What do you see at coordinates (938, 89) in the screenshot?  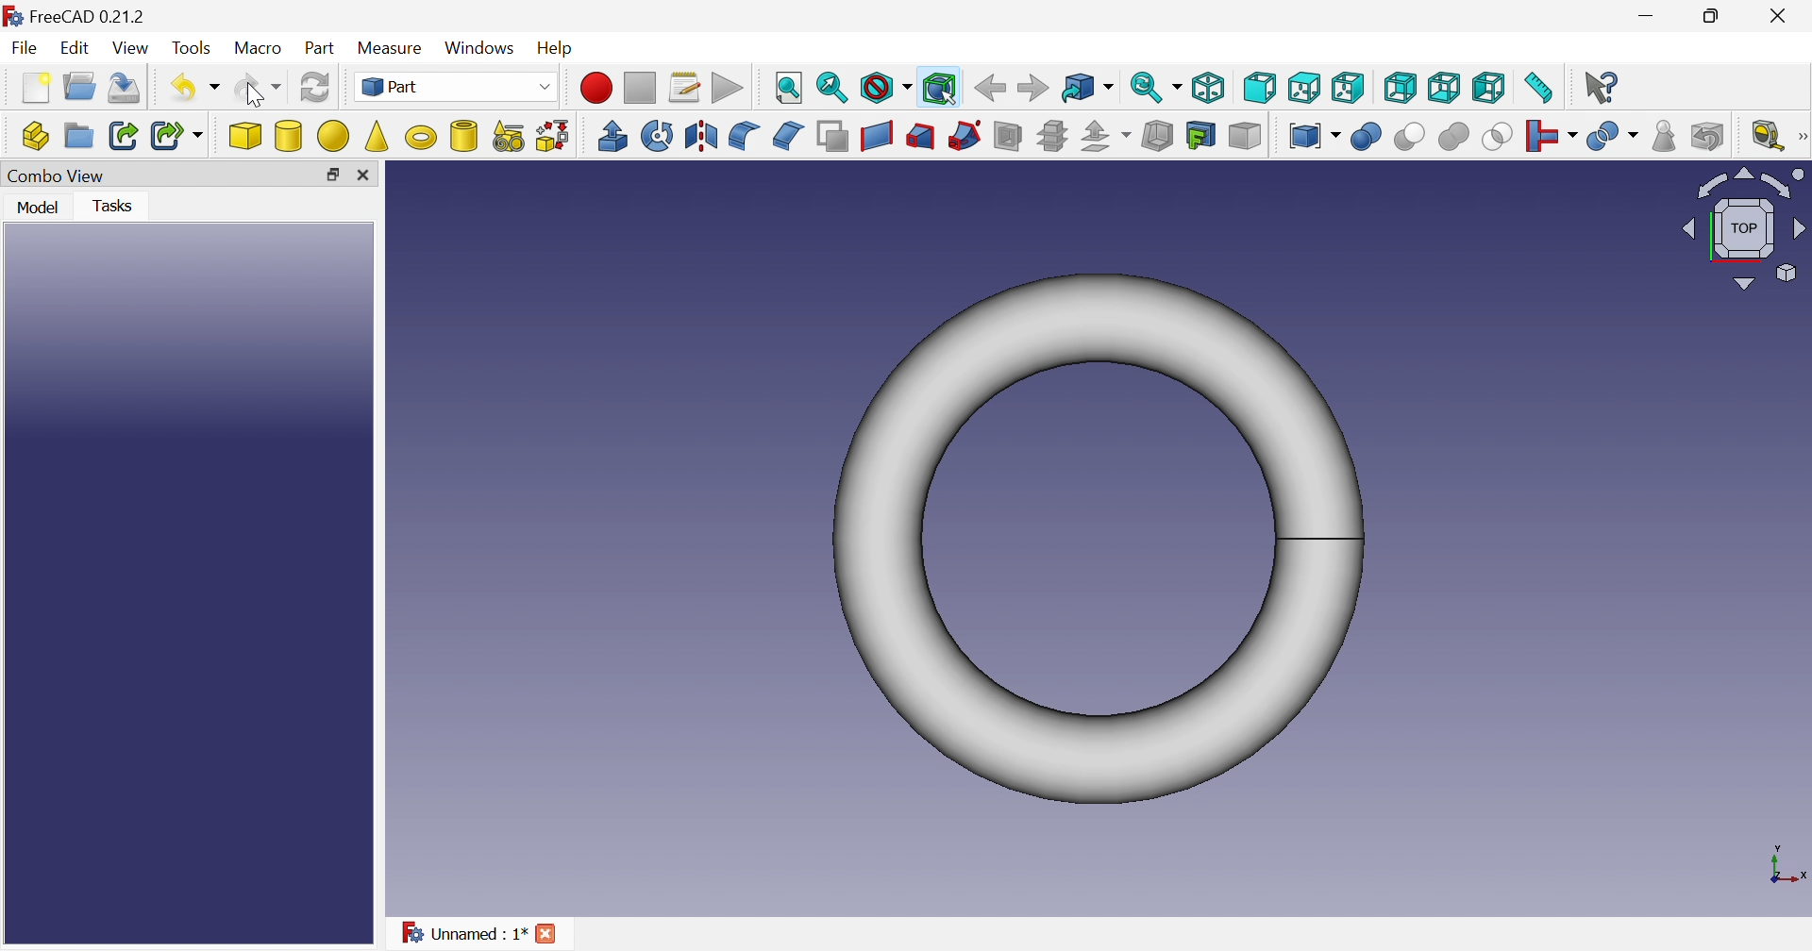 I see `Bounding box` at bounding box center [938, 89].